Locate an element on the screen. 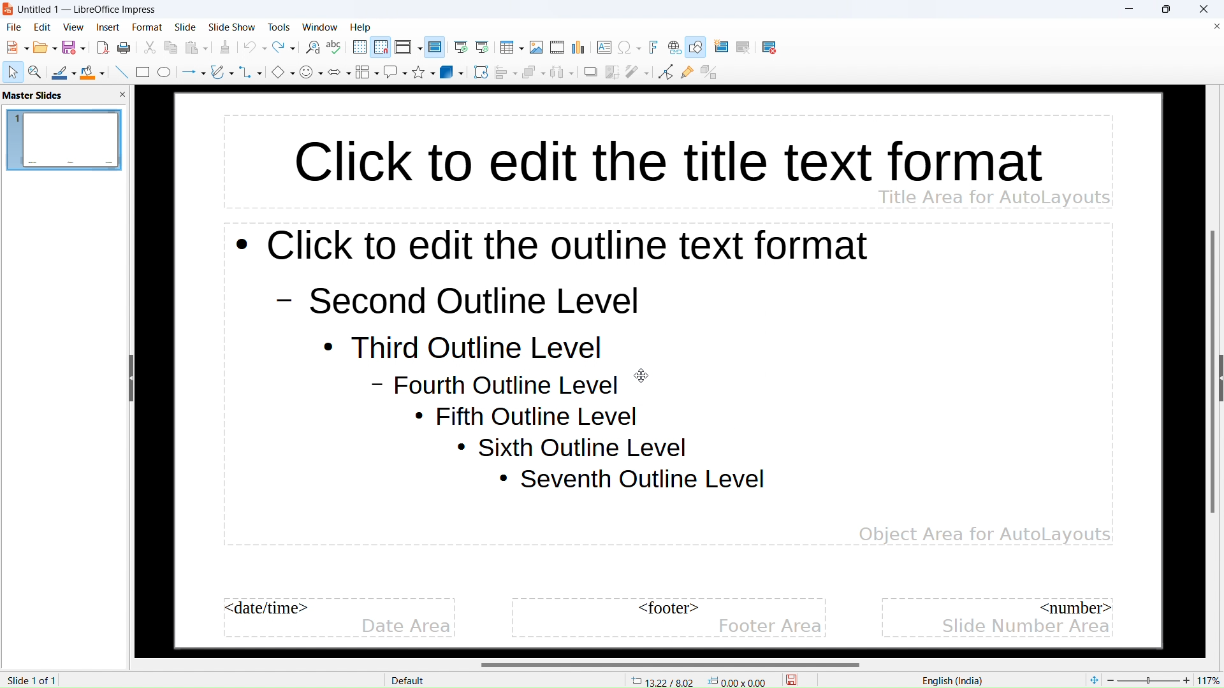 Image resolution: width=1224 pixels, height=688 pixels. zoom out is located at coordinates (1111, 680).